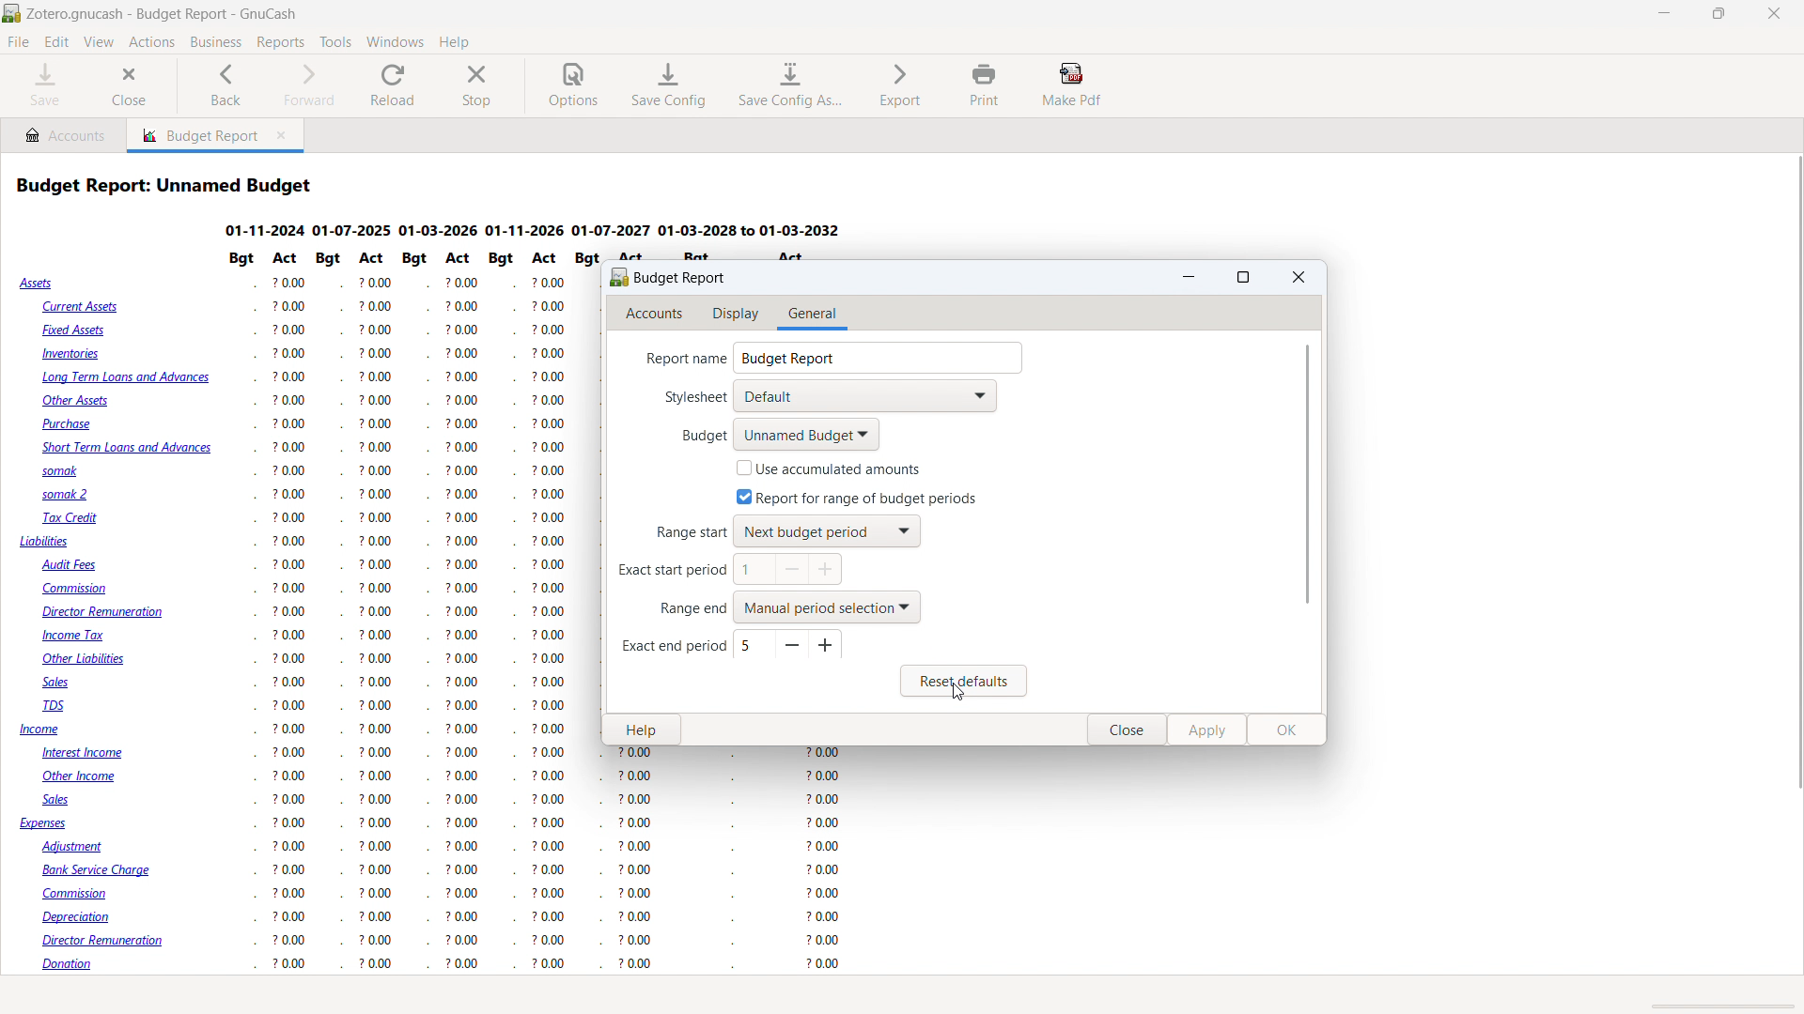 This screenshot has width=1804, height=1014. What do you see at coordinates (57, 707) in the screenshot?
I see `IDS` at bounding box center [57, 707].